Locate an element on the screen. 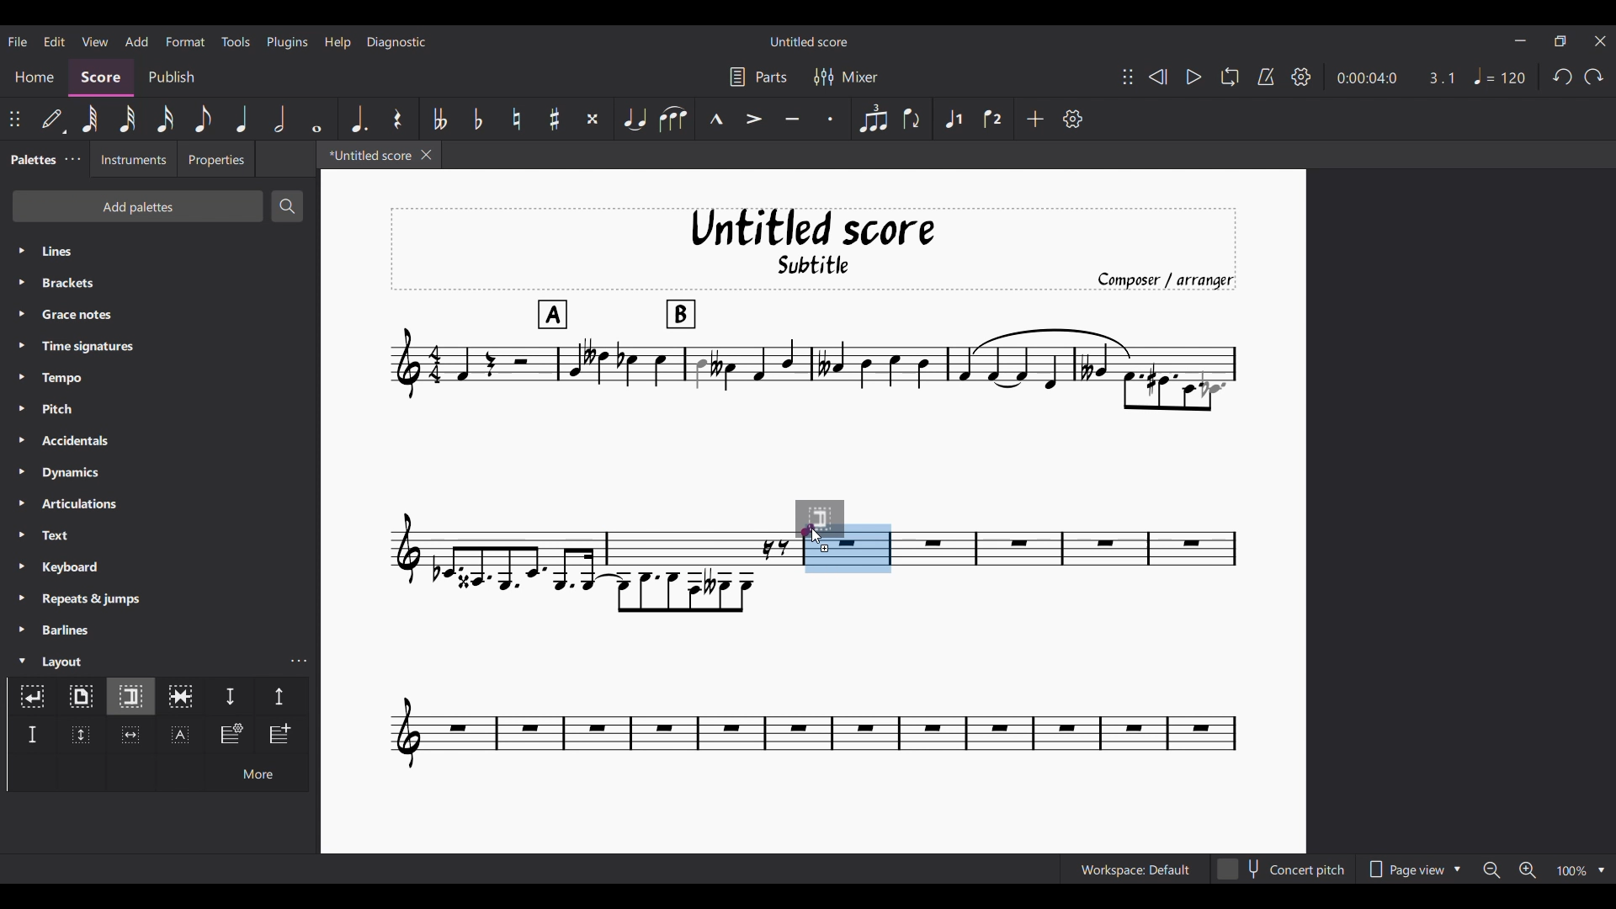  Redo is located at coordinates (1593, 77).